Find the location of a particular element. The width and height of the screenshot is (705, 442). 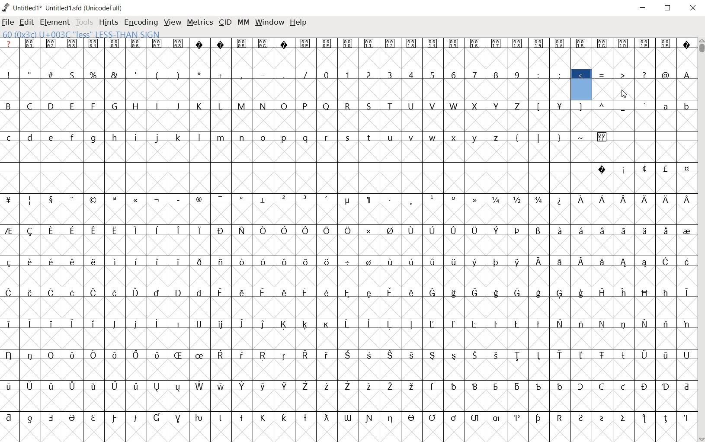

encoding is located at coordinates (140, 22).